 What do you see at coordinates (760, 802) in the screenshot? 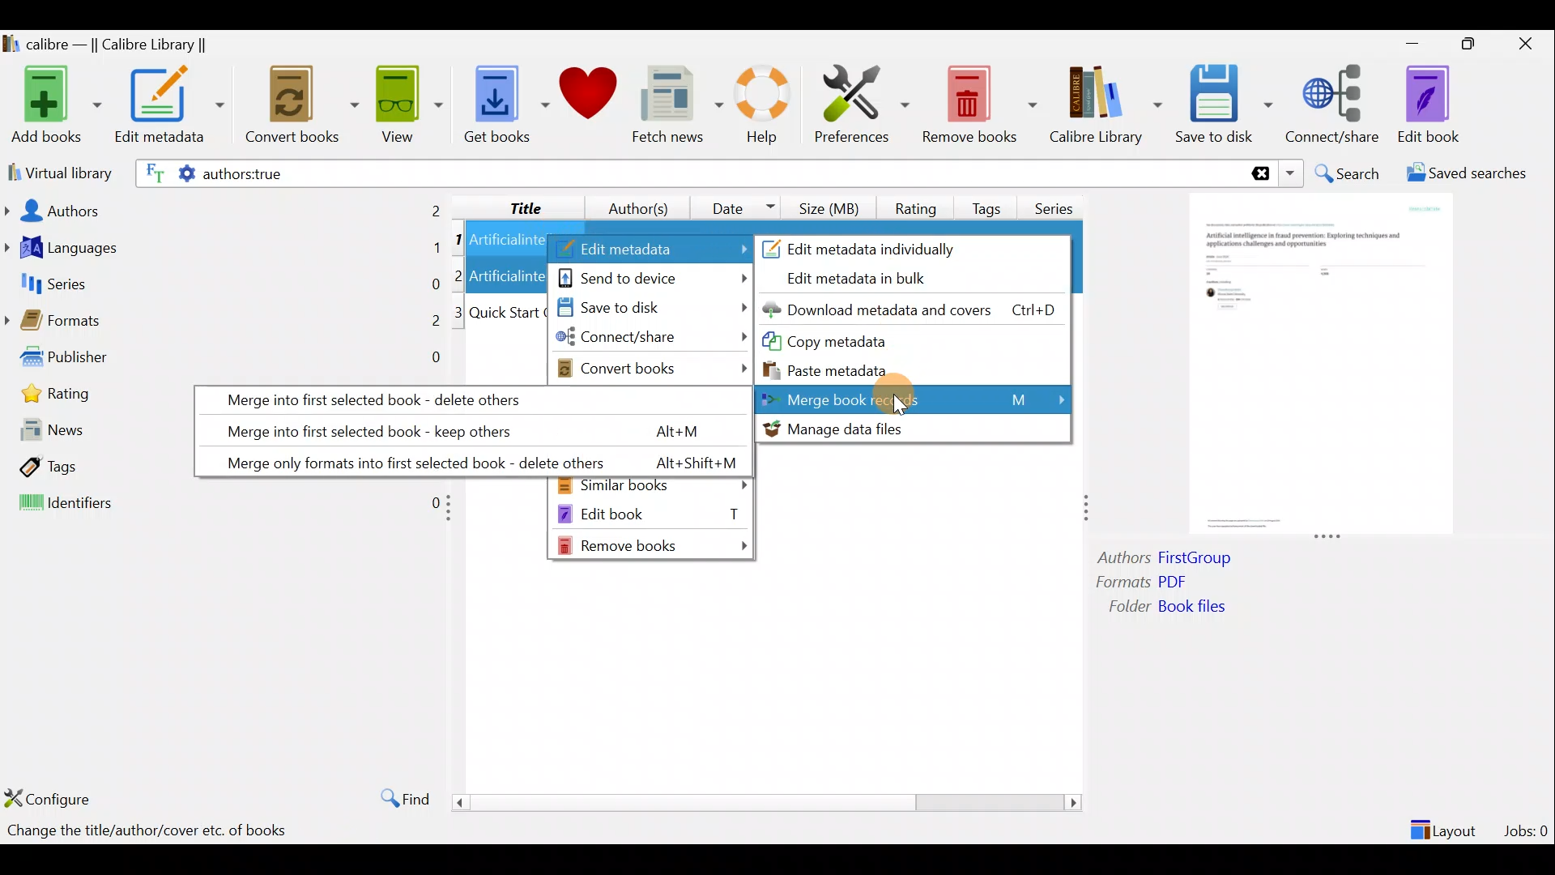
I see `Scroll bar` at bounding box center [760, 802].